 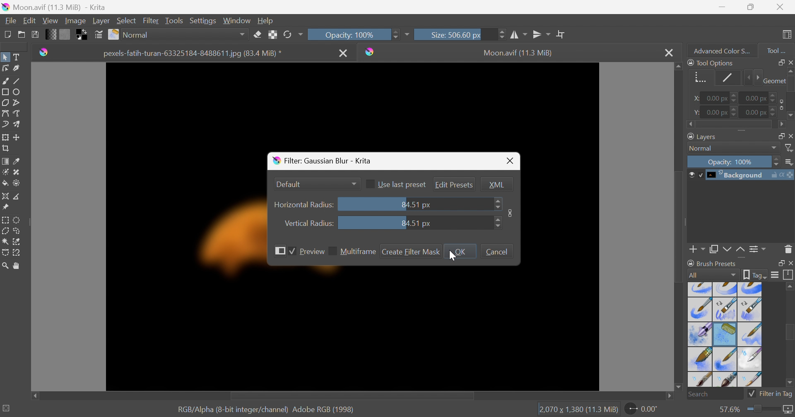 What do you see at coordinates (751, 7) in the screenshot?
I see `Restore down` at bounding box center [751, 7].